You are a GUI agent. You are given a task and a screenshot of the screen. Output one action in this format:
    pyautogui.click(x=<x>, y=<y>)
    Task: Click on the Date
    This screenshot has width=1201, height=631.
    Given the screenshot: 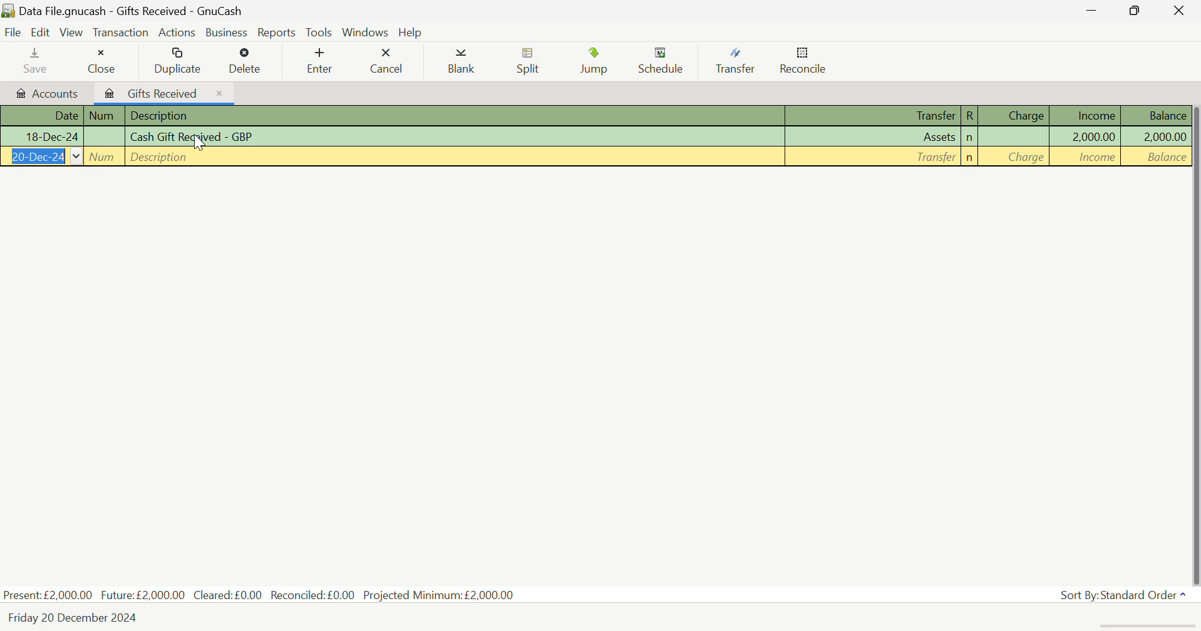 What is the action you would take?
    pyautogui.click(x=42, y=157)
    